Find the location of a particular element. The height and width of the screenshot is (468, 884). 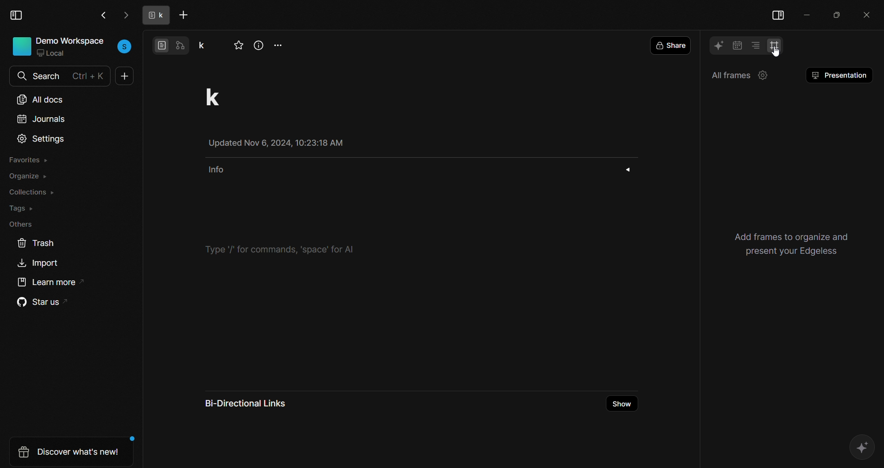

close is located at coordinates (867, 13).